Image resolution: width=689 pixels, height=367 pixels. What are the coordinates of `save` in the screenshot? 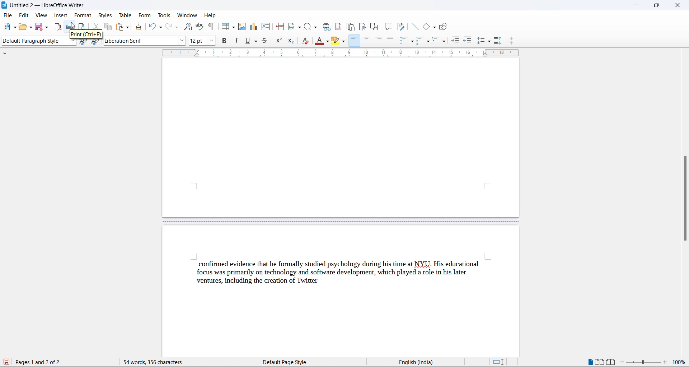 It's located at (39, 28).